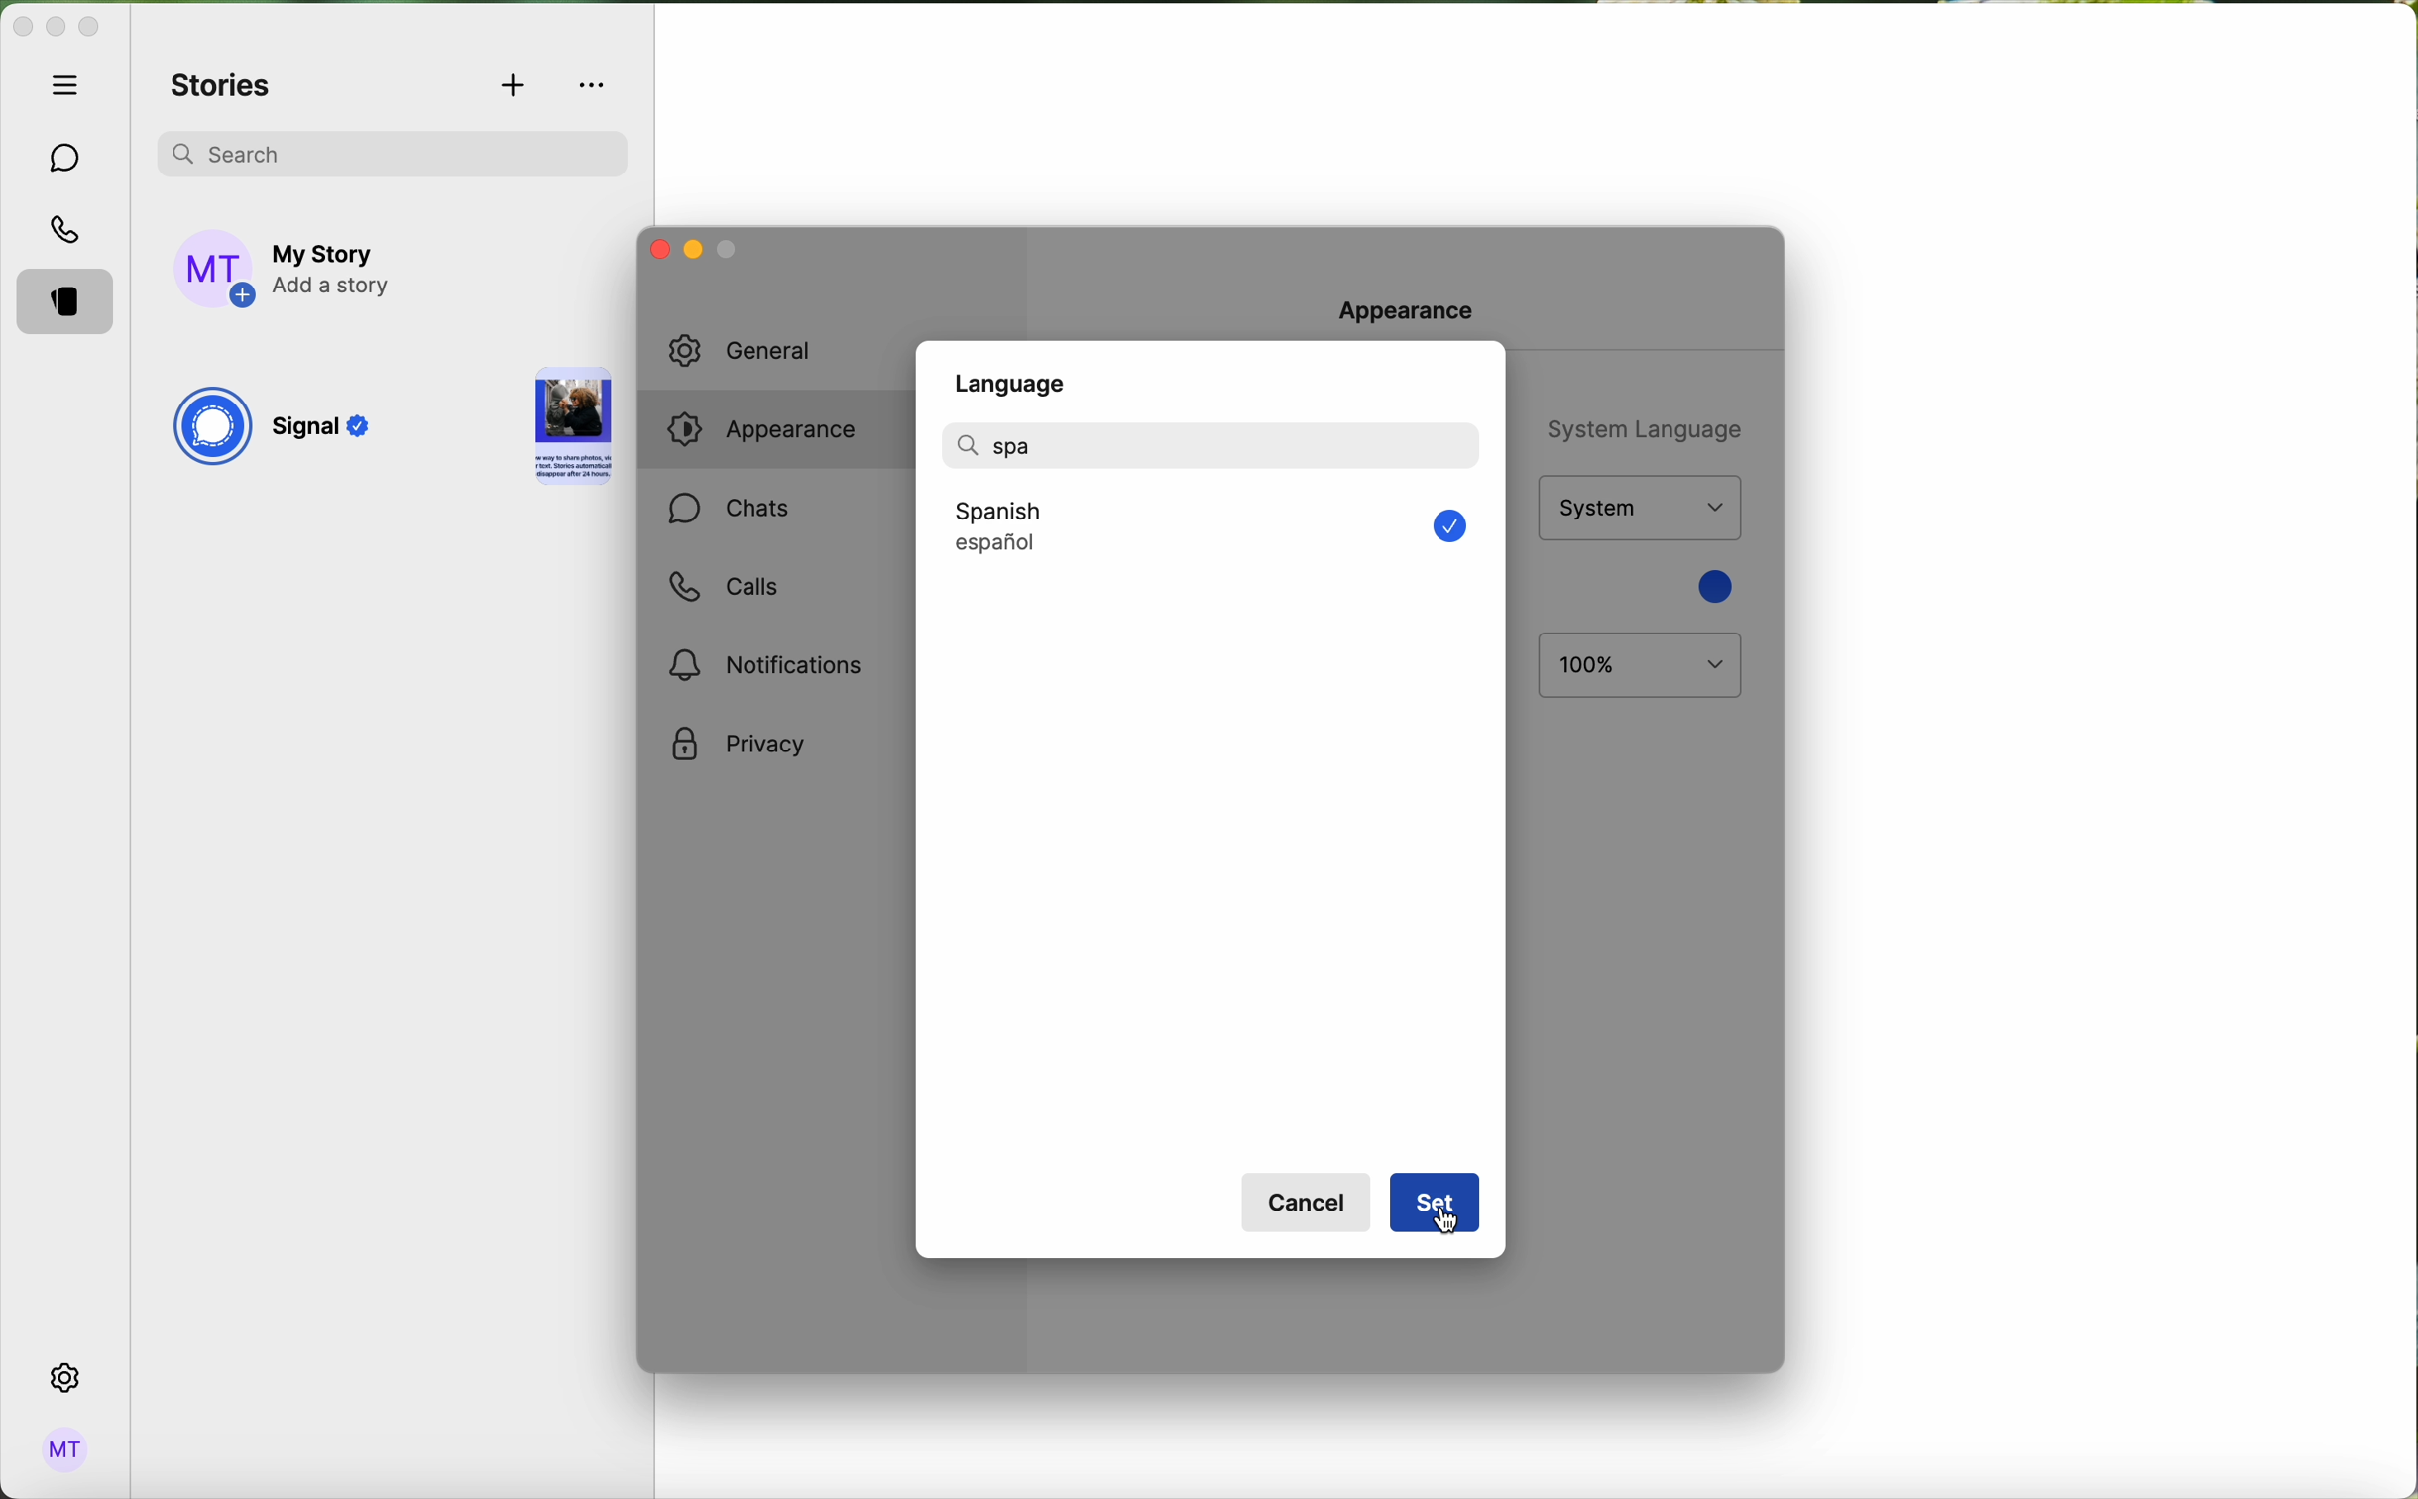 The width and height of the screenshot is (2418, 1499). What do you see at coordinates (335, 271) in the screenshot?
I see `add story` at bounding box center [335, 271].